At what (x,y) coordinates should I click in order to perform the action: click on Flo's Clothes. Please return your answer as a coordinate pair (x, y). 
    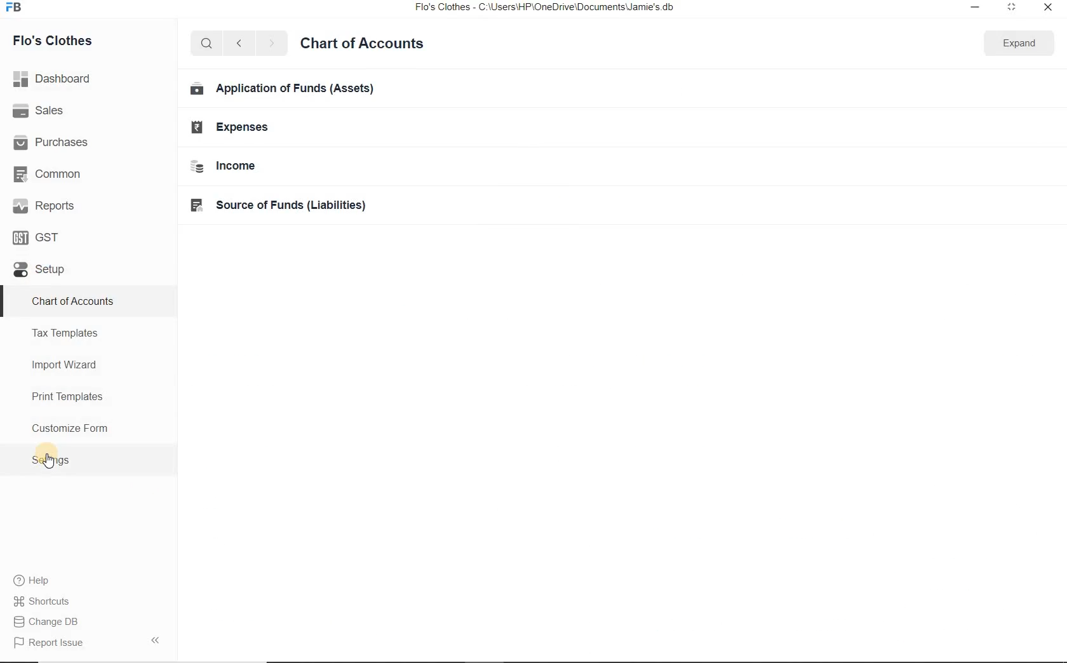
    Looking at the image, I should click on (54, 39).